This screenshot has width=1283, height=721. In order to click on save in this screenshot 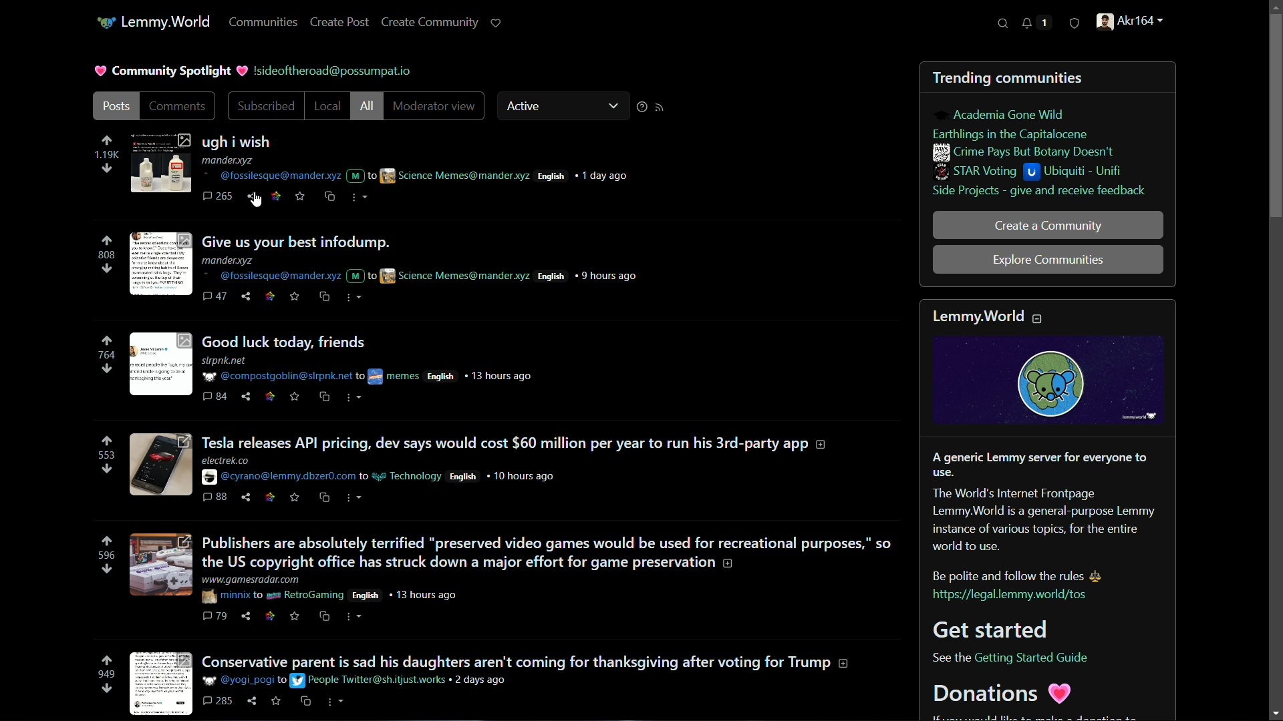, I will do `click(295, 616)`.